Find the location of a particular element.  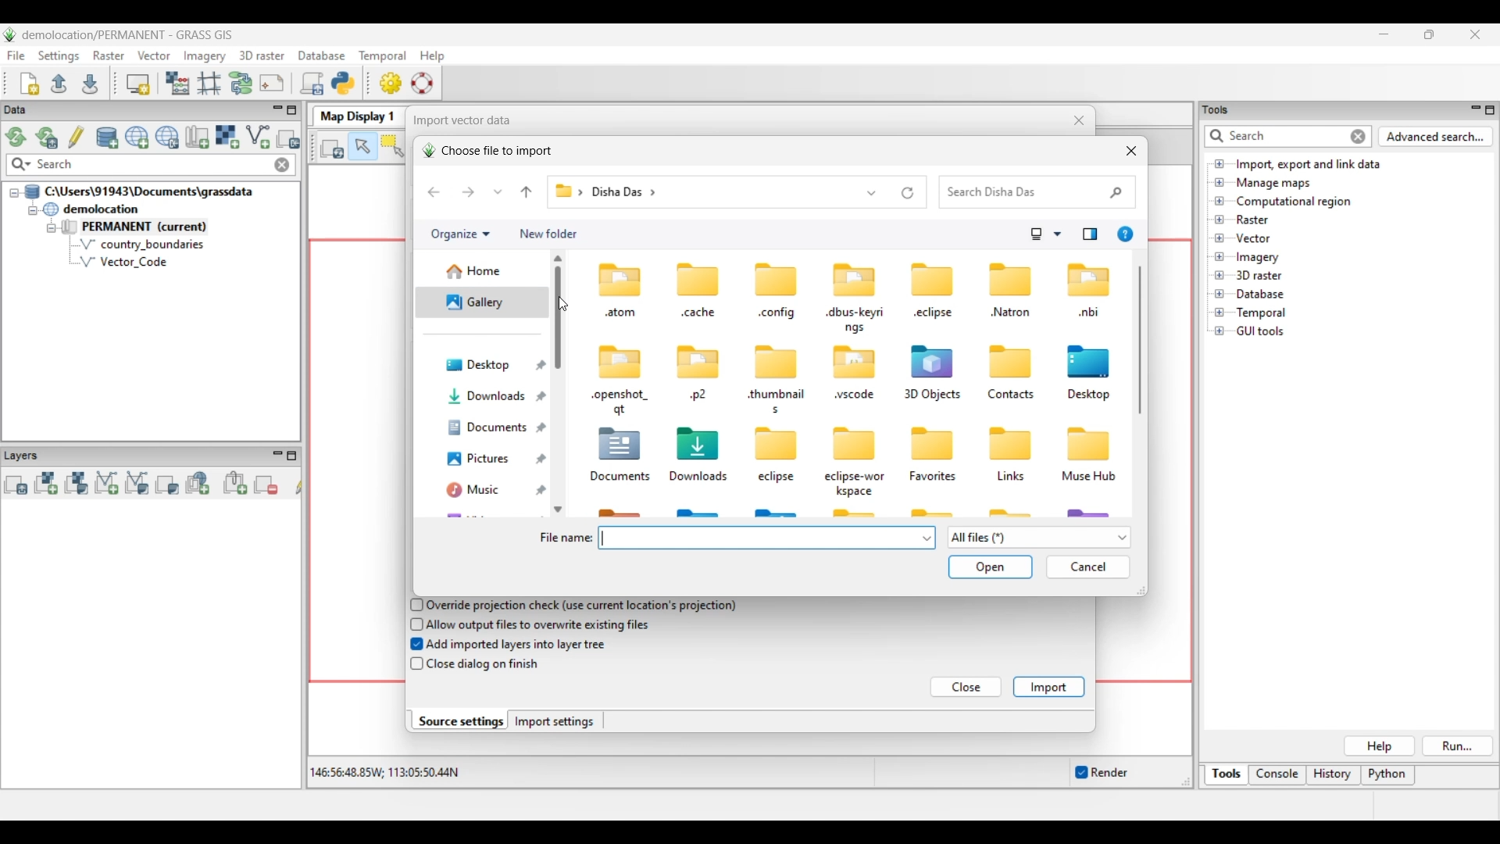

Add web service layer is located at coordinates (198, 483).